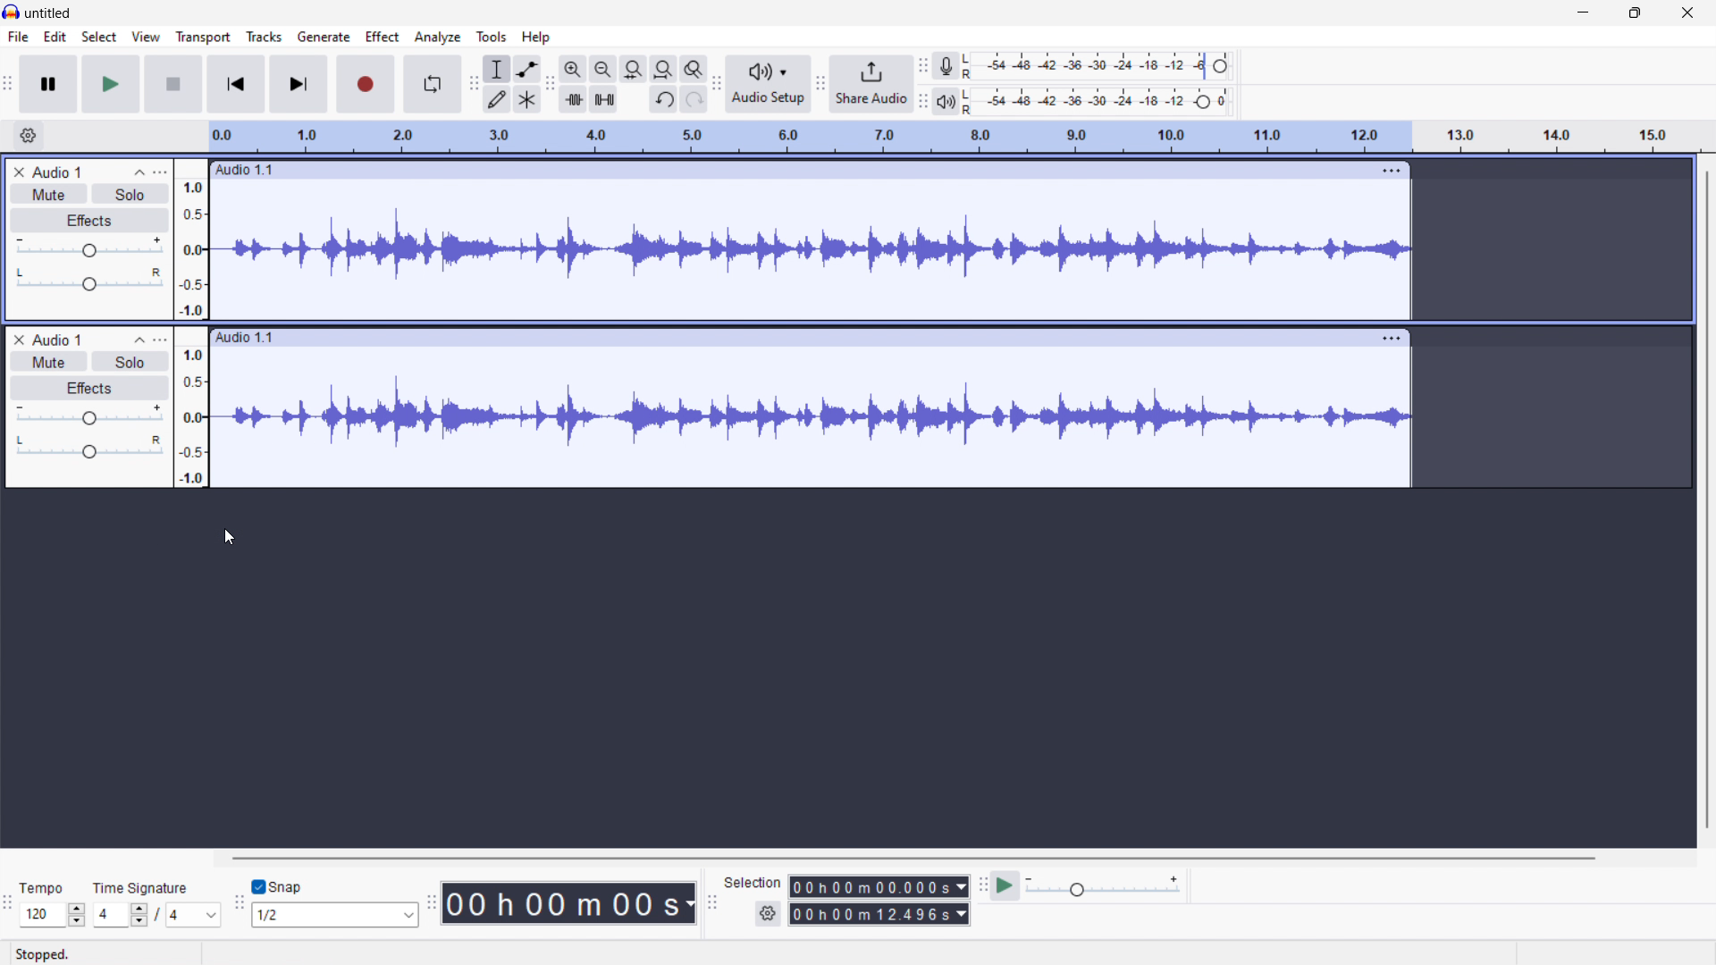  What do you see at coordinates (766, 913) in the screenshot?
I see `selection settings` at bounding box center [766, 913].